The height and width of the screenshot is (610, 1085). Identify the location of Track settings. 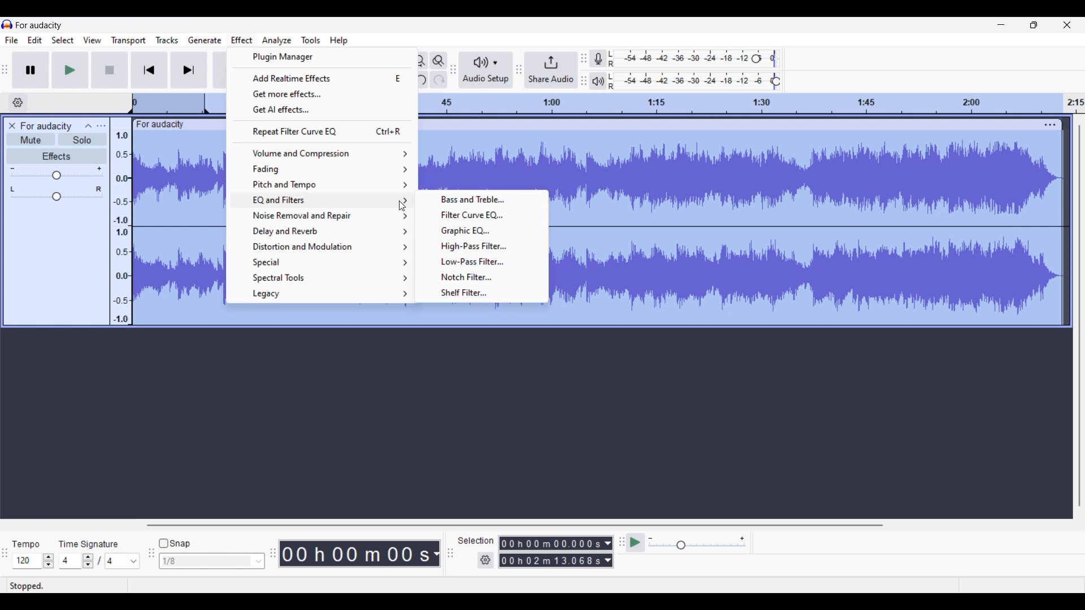
(1050, 125).